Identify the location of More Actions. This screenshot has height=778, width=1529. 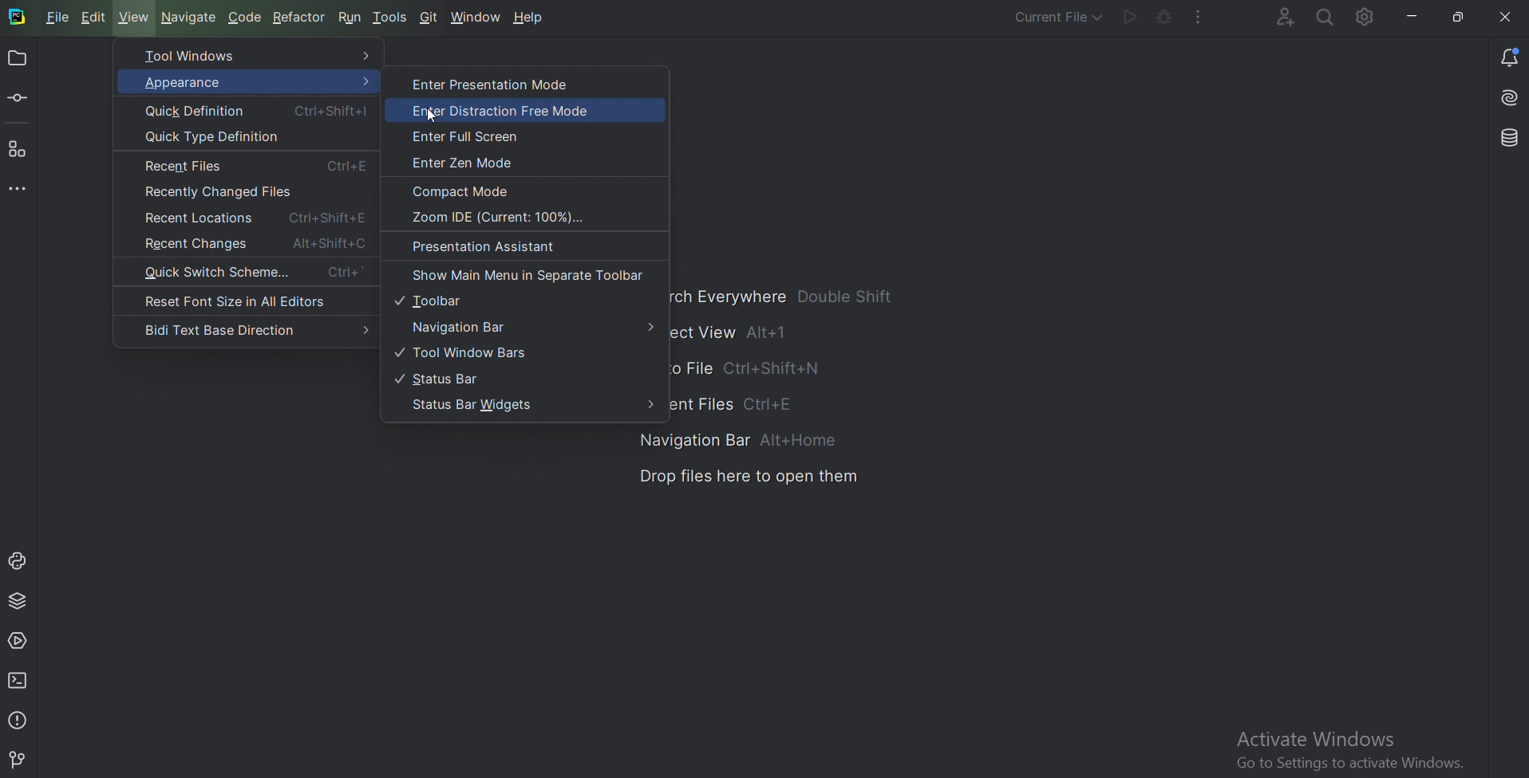
(1199, 17).